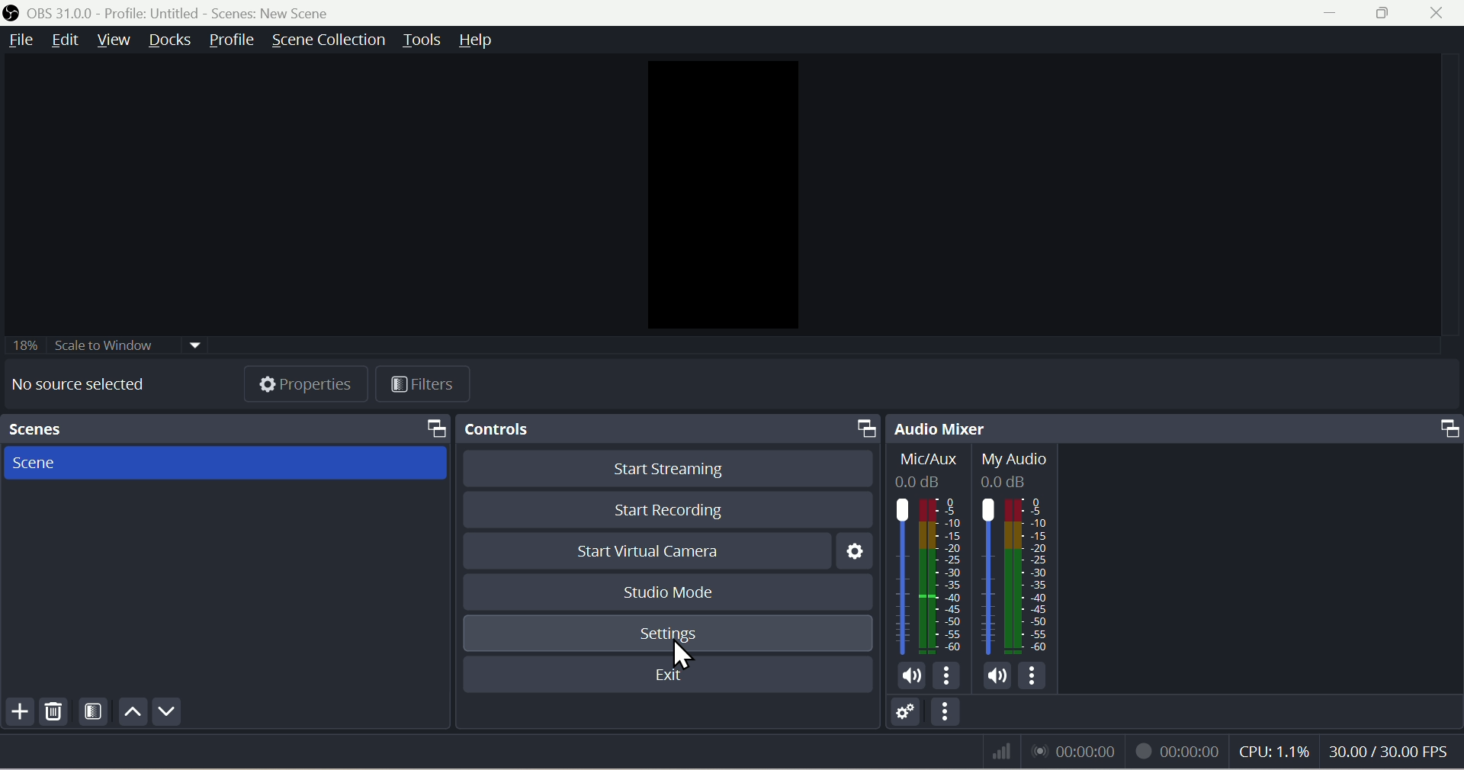  I want to click on Settings, so click(668, 634).